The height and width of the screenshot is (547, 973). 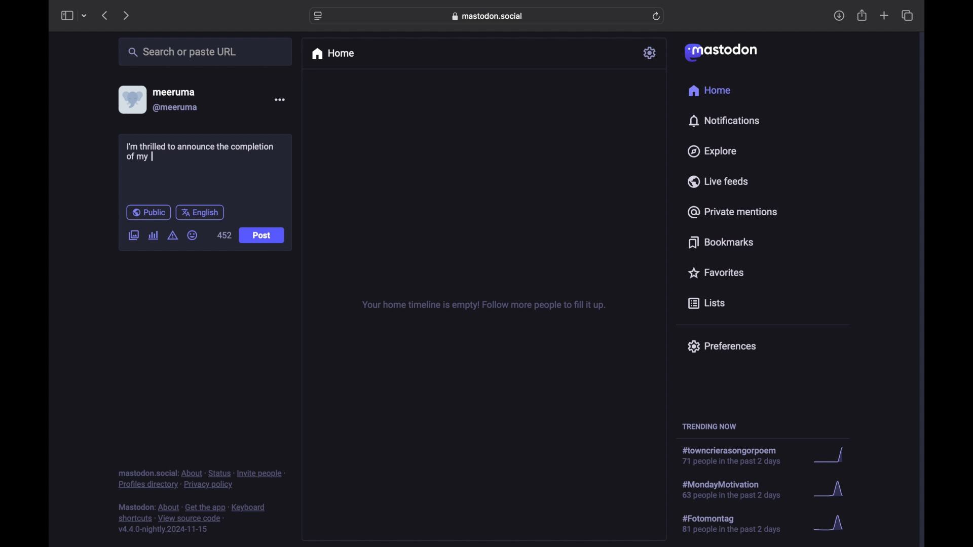 I want to click on display picture, so click(x=131, y=100).